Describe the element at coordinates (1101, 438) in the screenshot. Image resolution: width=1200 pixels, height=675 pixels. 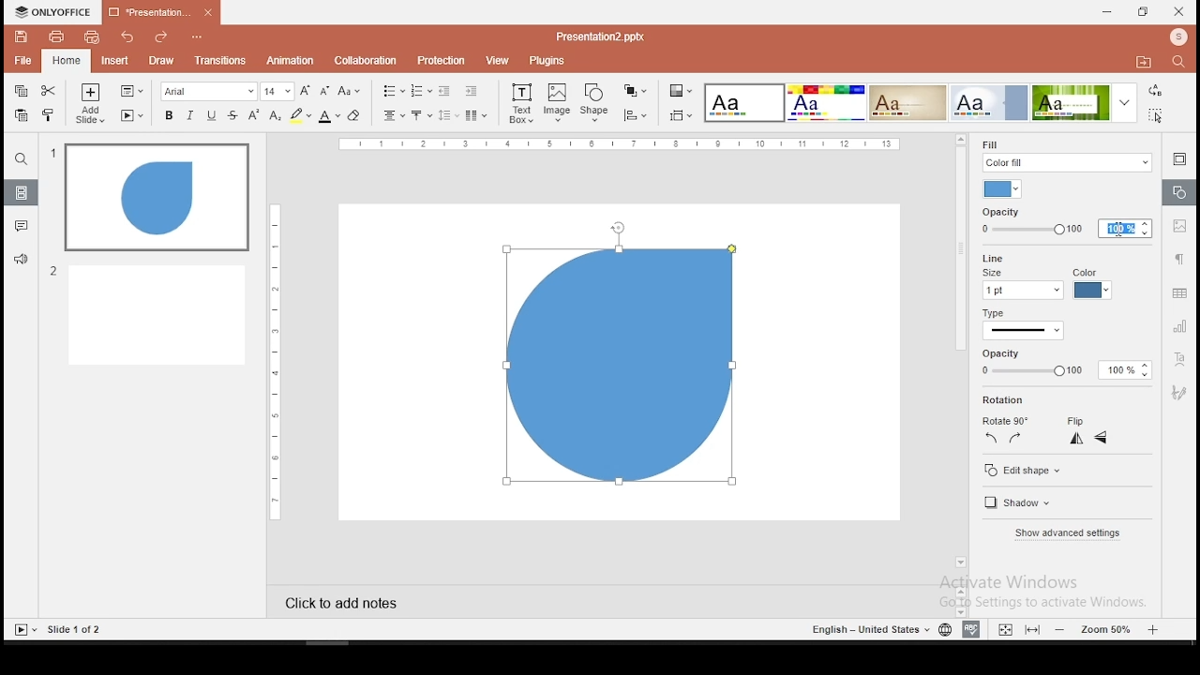
I see `flip horizontal` at that location.